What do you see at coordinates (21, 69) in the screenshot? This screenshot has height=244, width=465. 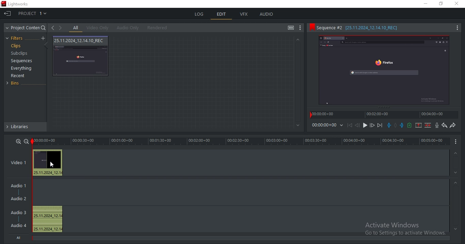 I see `everything` at bounding box center [21, 69].